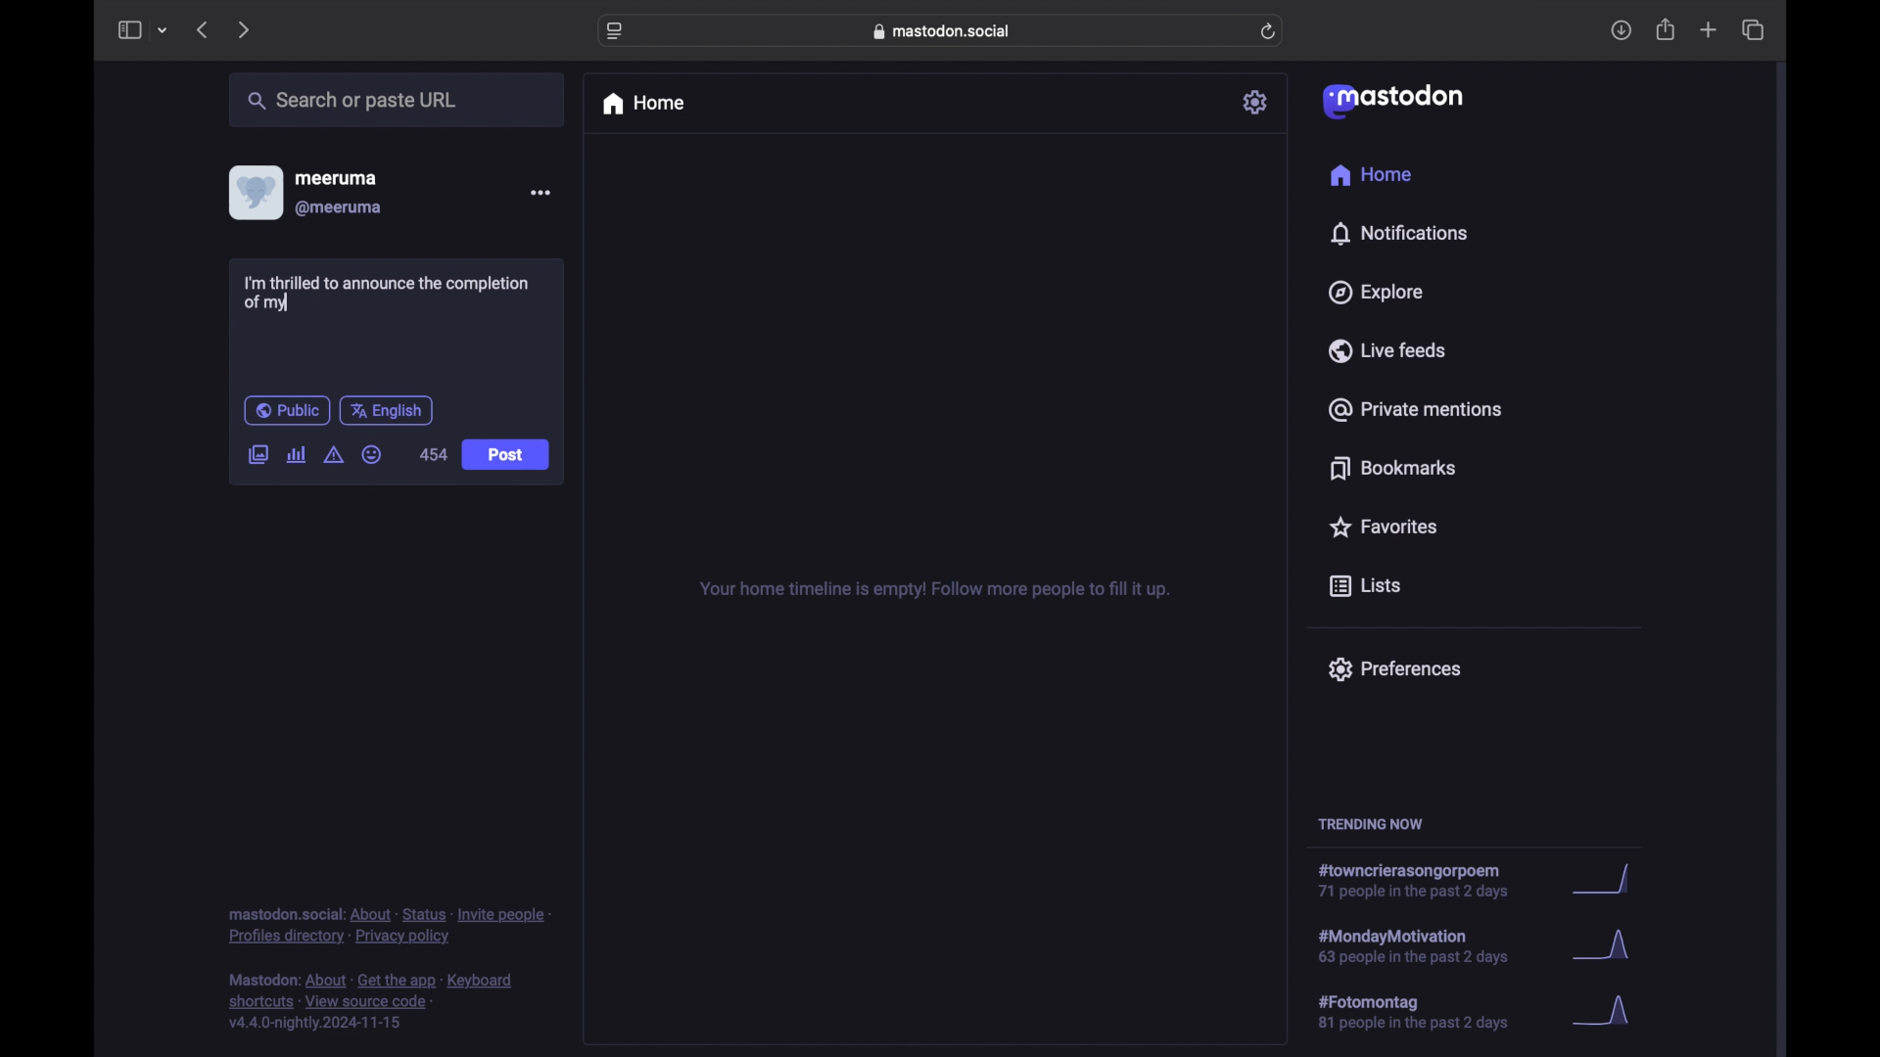 The image size is (1880, 1057). Describe the element at coordinates (258, 456) in the screenshot. I see `add image` at that location.